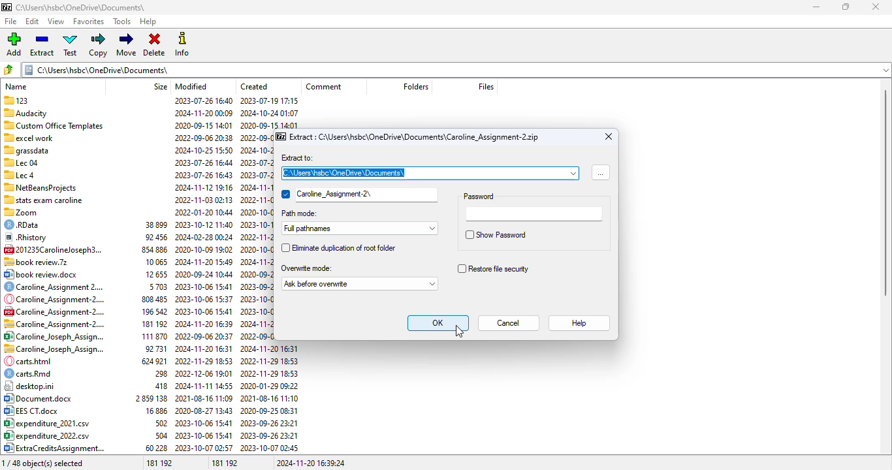  What do you see at coordinates (149, 22) in the screenshot?
I see `help` at bounding box center [149, 22].